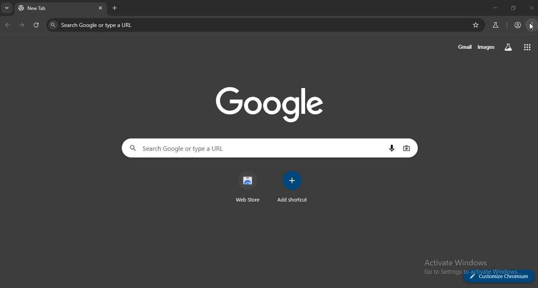  What do you see at coordinates (392, 149) in the screenshot?
I see `voice search` at bounding box center [392, 149].